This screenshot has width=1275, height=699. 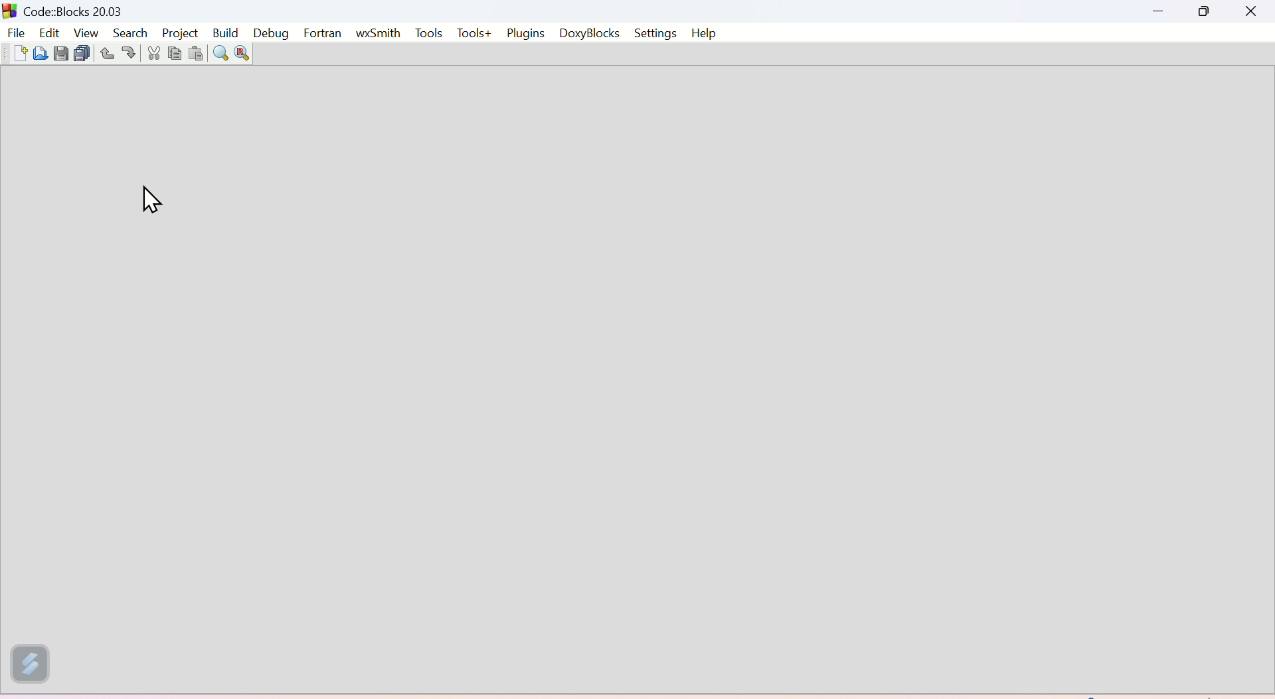 What do you see at coordinates (16, 32) in the screenshot?
I see `File` at bounding box center [16, 32].